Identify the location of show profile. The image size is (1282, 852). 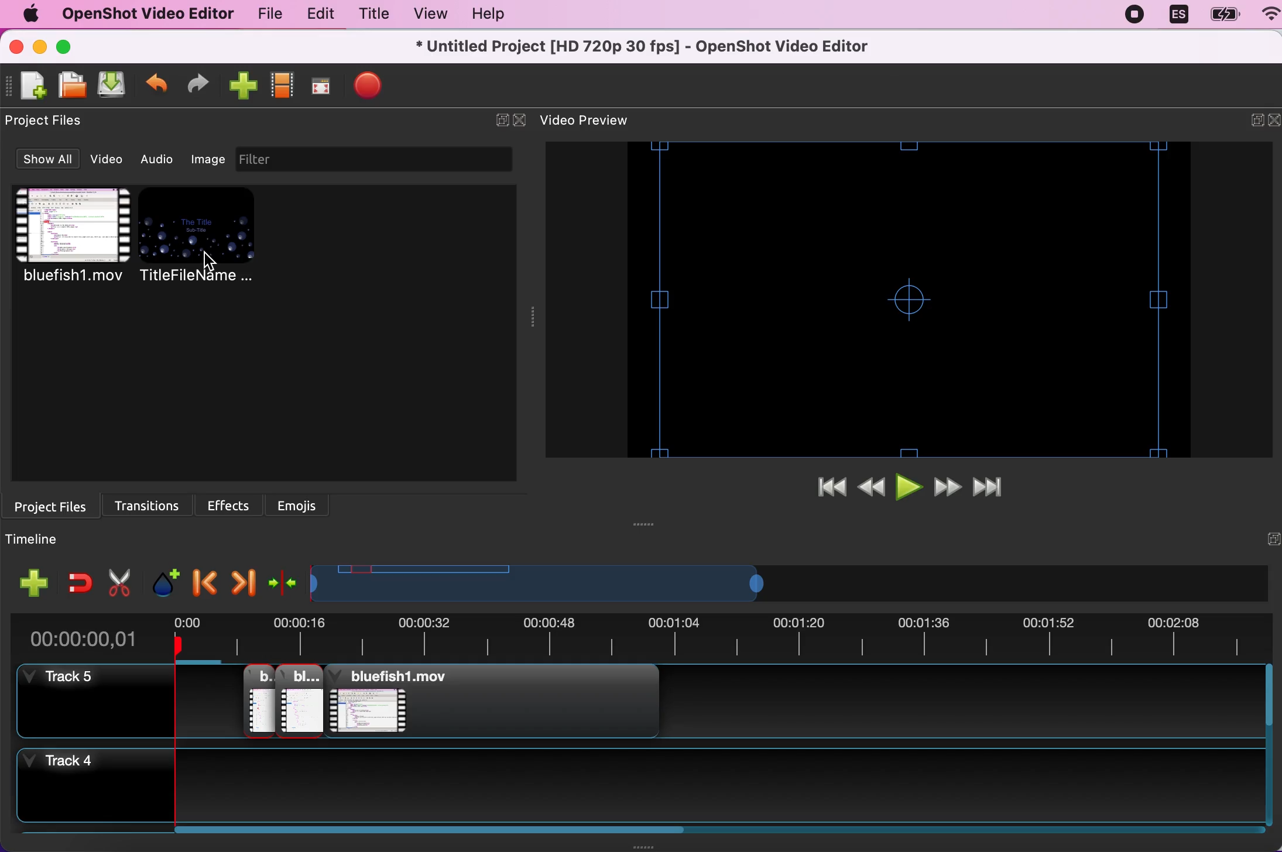
(280, 89).